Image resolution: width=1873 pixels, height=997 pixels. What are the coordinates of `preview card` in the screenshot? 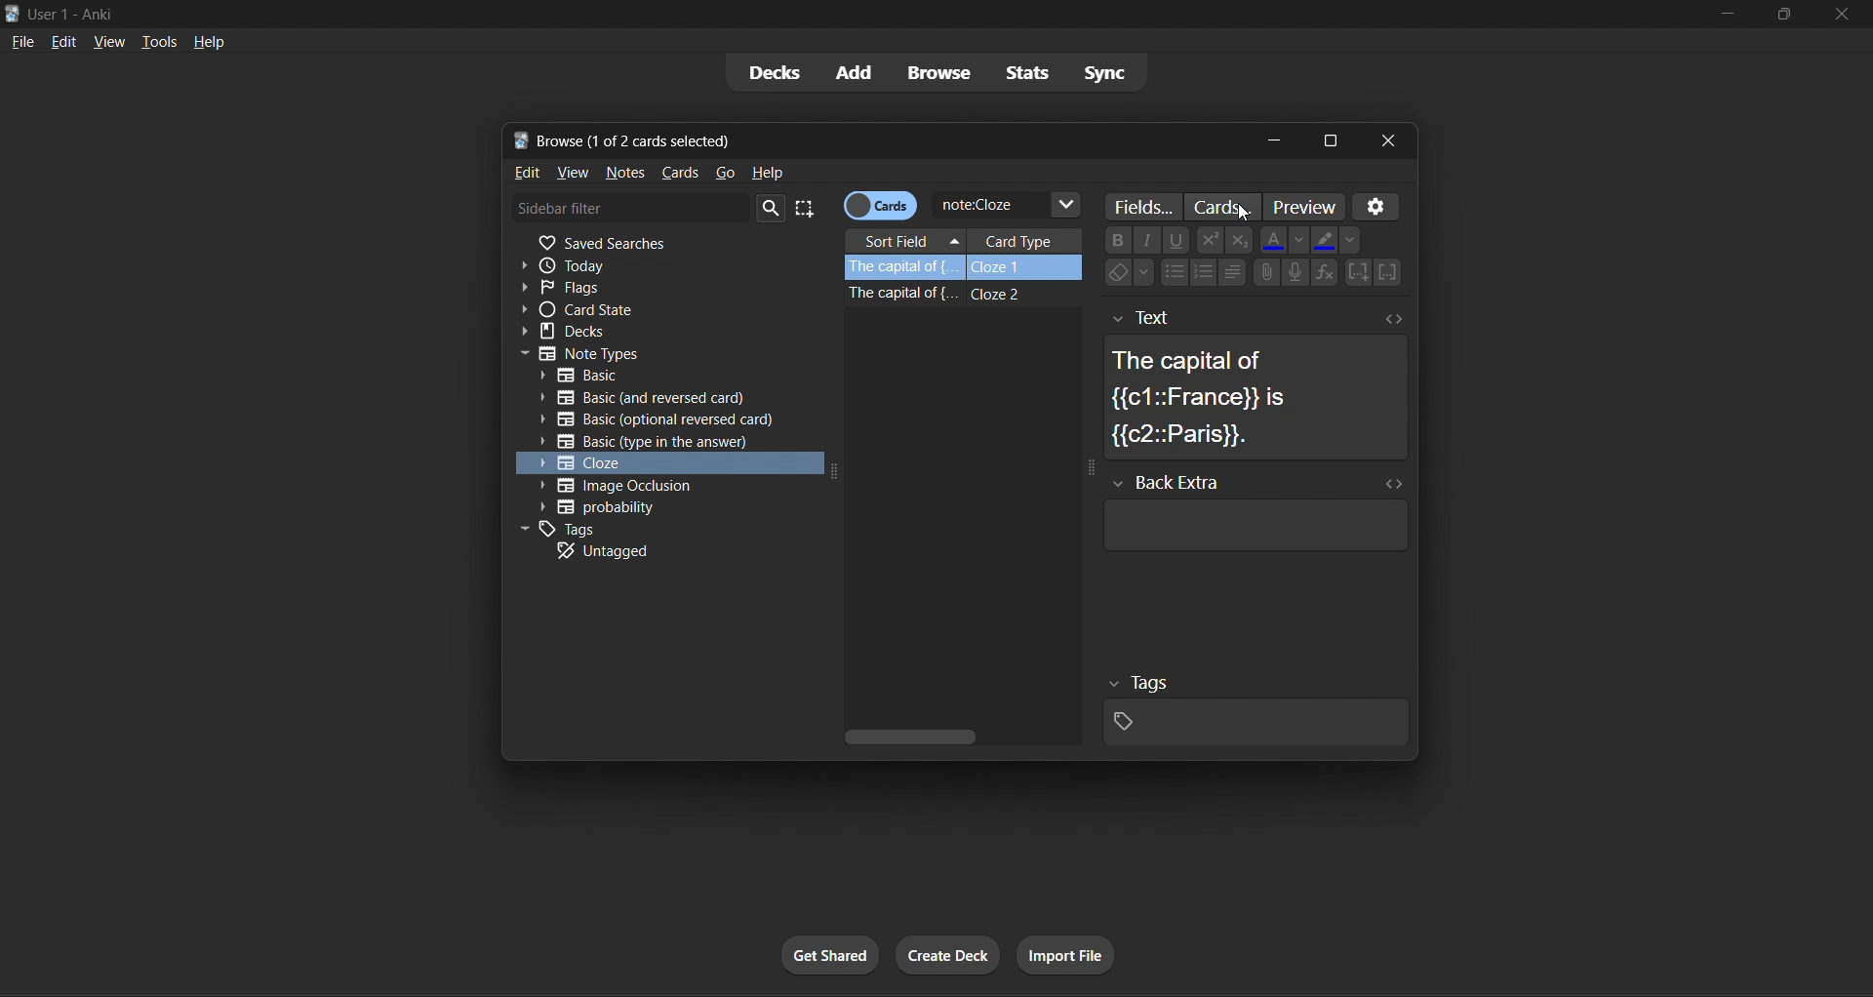 It's located at (1301, 204).